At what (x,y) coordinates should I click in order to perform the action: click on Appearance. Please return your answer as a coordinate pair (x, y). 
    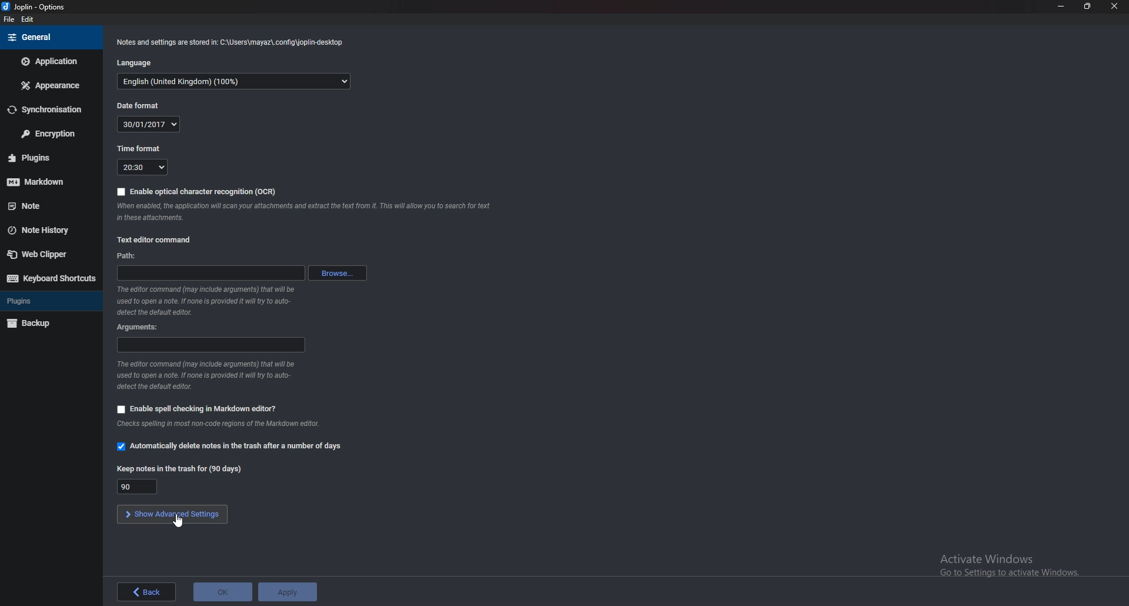
    Looking at the image, I should click on (48, 86).